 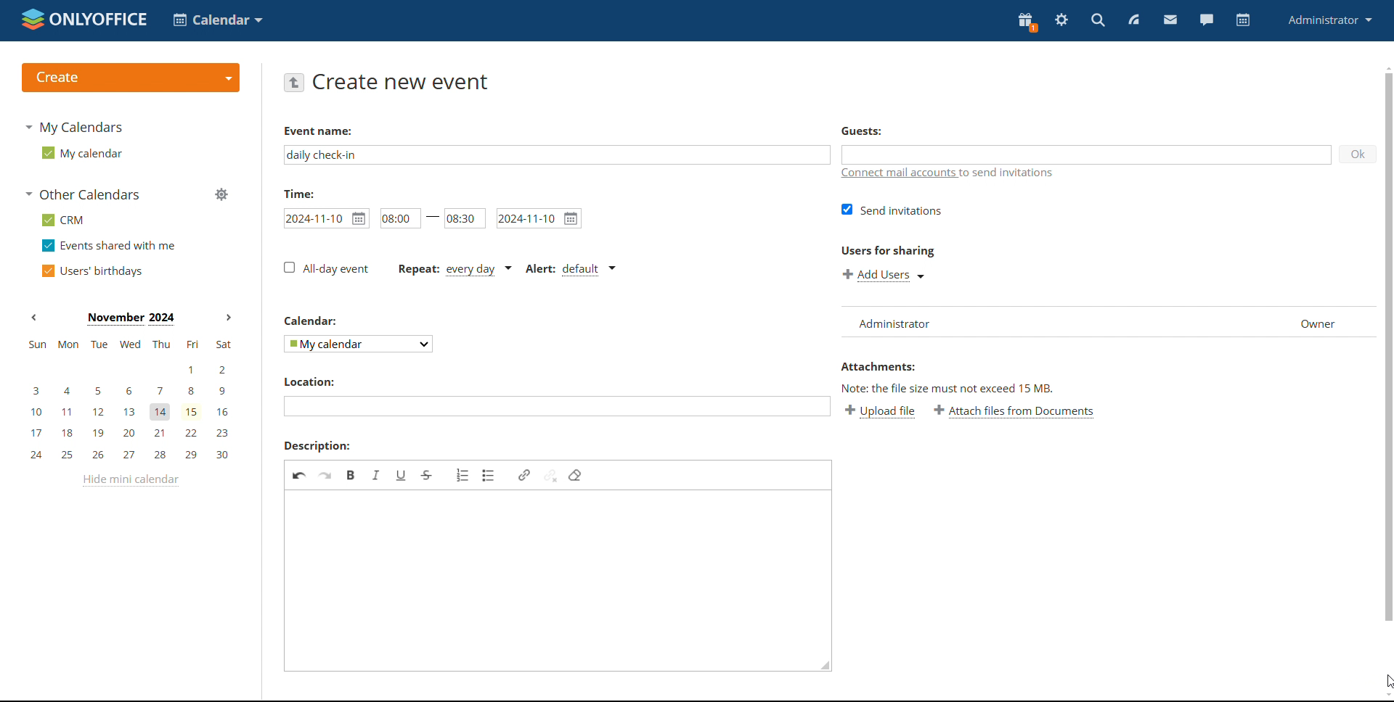 What do you see at coordinates (453, 269) in the screenshot?
I see `daily meeting set` at bounding box center [453, 269].